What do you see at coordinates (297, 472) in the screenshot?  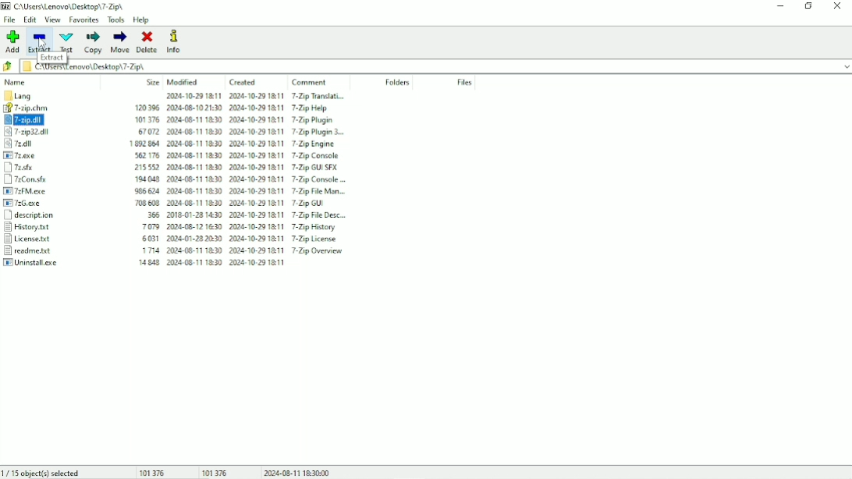 I see `Date and Time` at bounding box center [297, 472].